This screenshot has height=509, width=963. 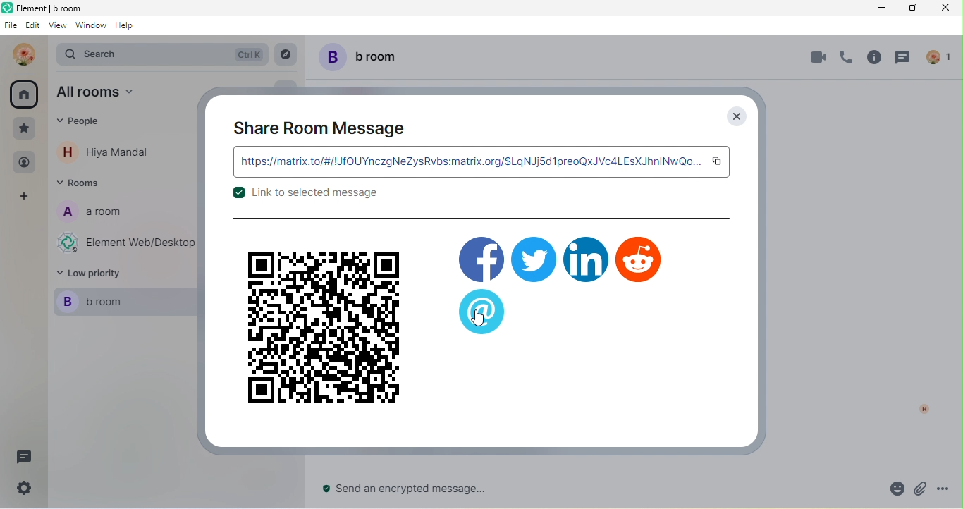 What do you see at coordinates (26, 197) in the screenshot?
I see `add` at bounding box center [26, 197].